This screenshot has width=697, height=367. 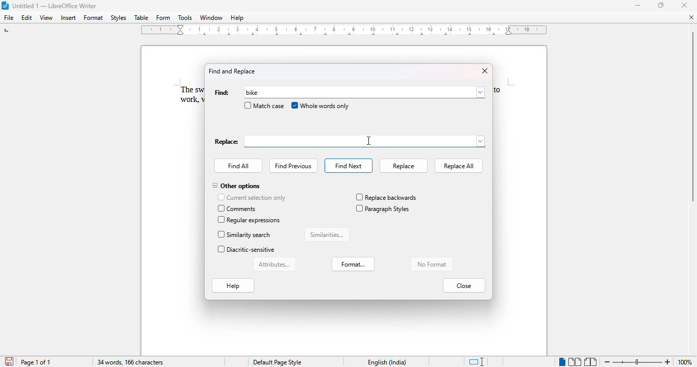 I want to click on maximize, so click(x=662, y=5).